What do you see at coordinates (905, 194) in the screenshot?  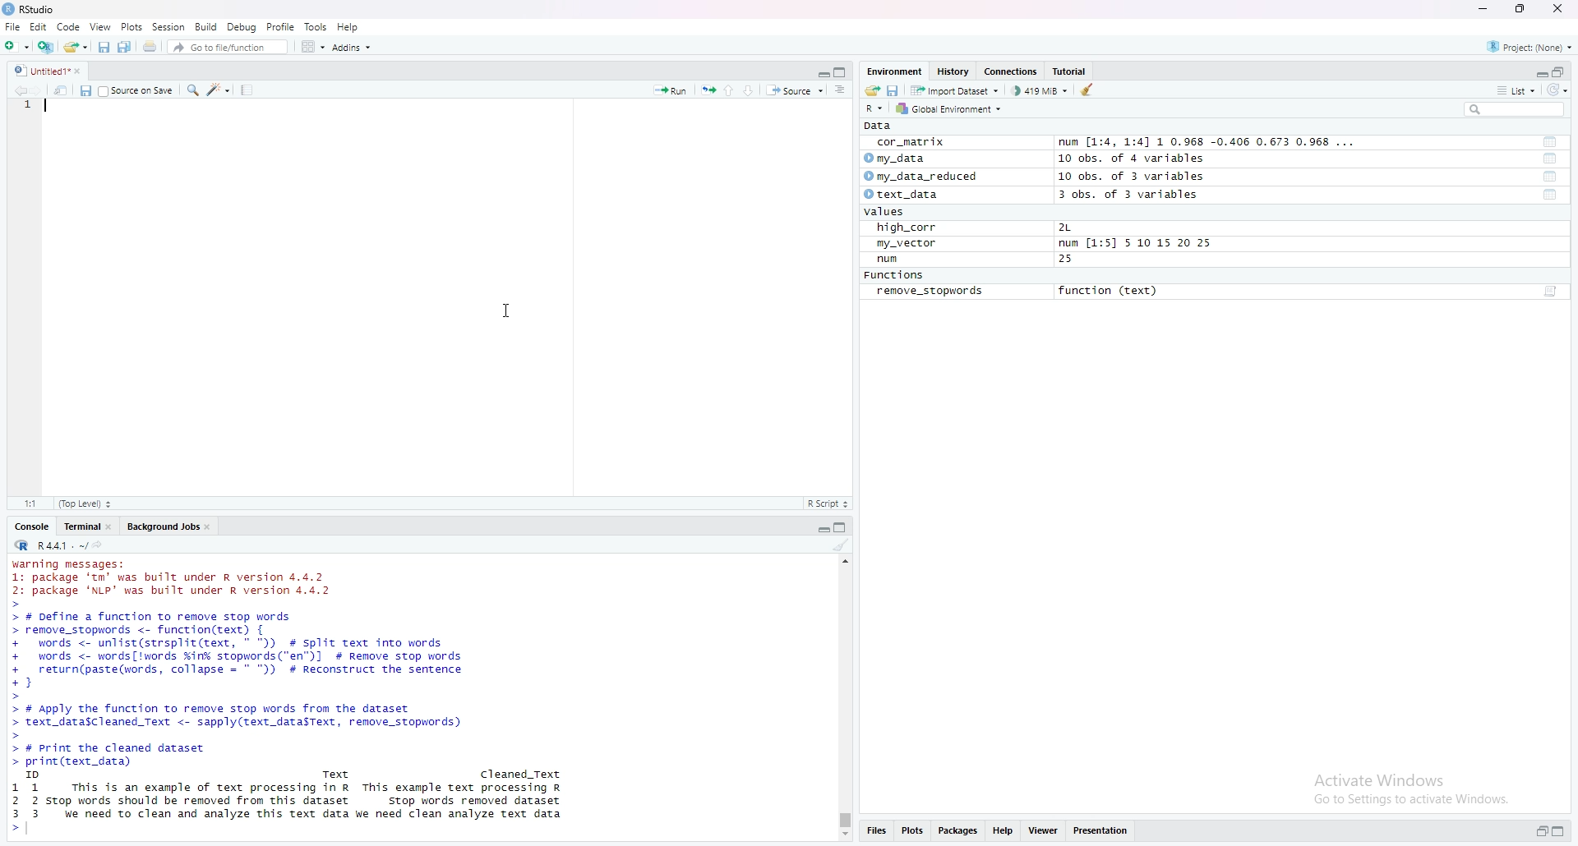 I see `text_data` at bounding box center [905, 194].